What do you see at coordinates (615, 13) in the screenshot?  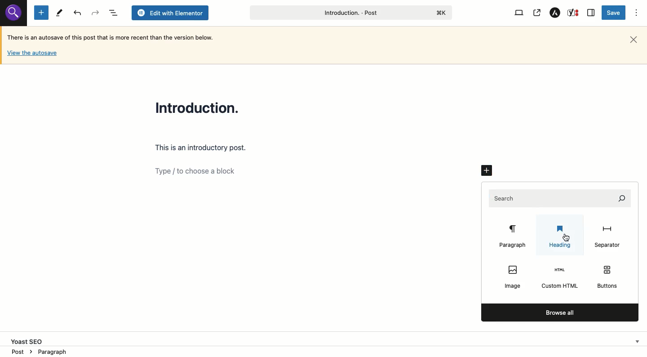 I see `Save` at bounding box center [615, 13].